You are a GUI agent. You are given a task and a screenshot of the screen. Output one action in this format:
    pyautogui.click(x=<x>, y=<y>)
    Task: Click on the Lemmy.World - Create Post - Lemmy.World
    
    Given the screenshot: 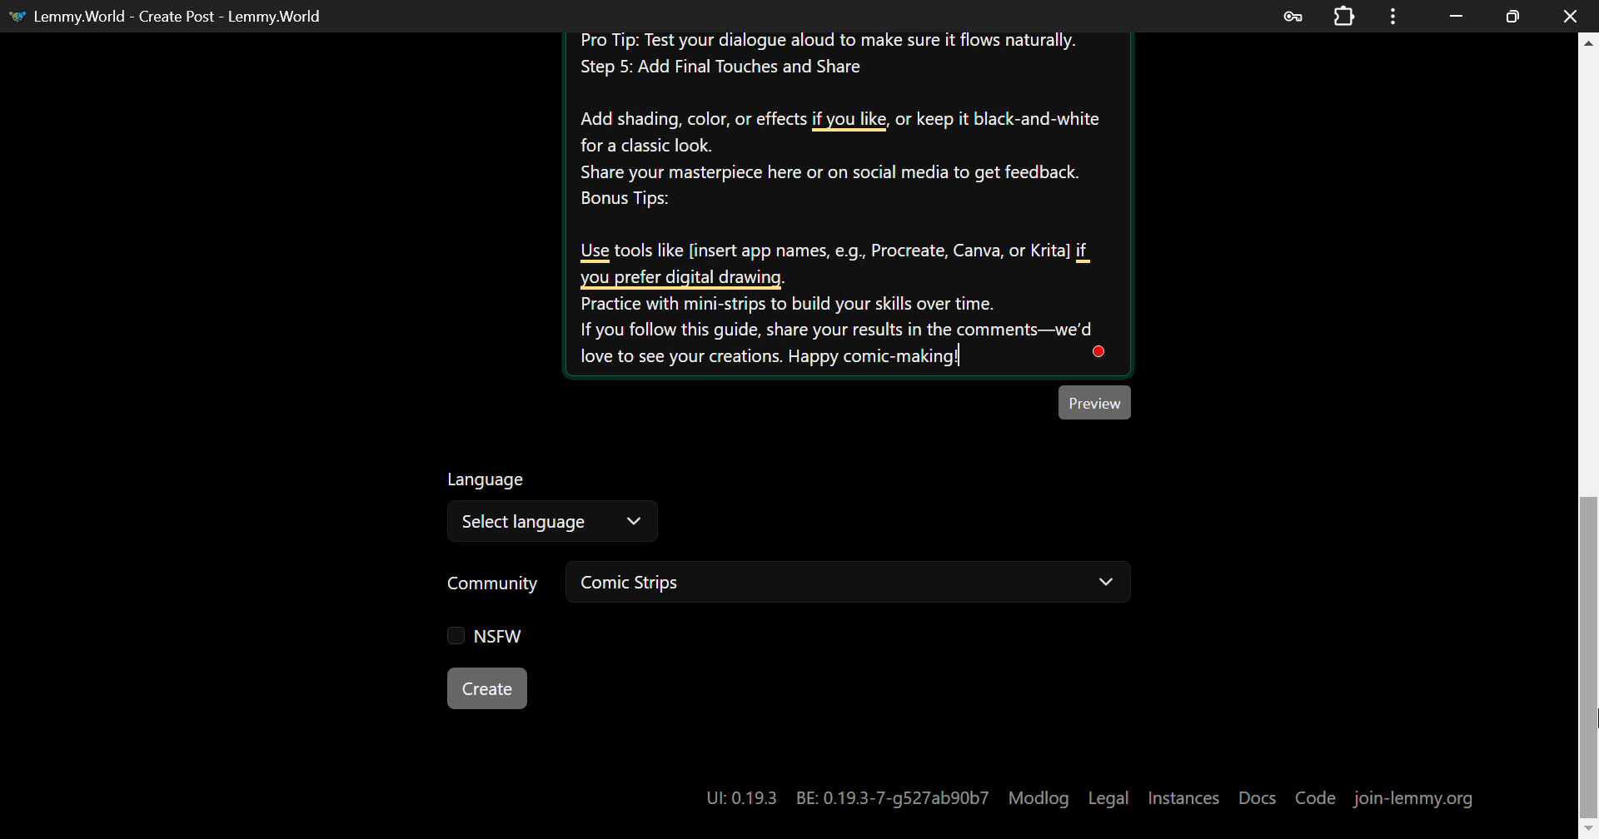 What is the action you would take?
    pyautogui.click(x=173, y=16)
    